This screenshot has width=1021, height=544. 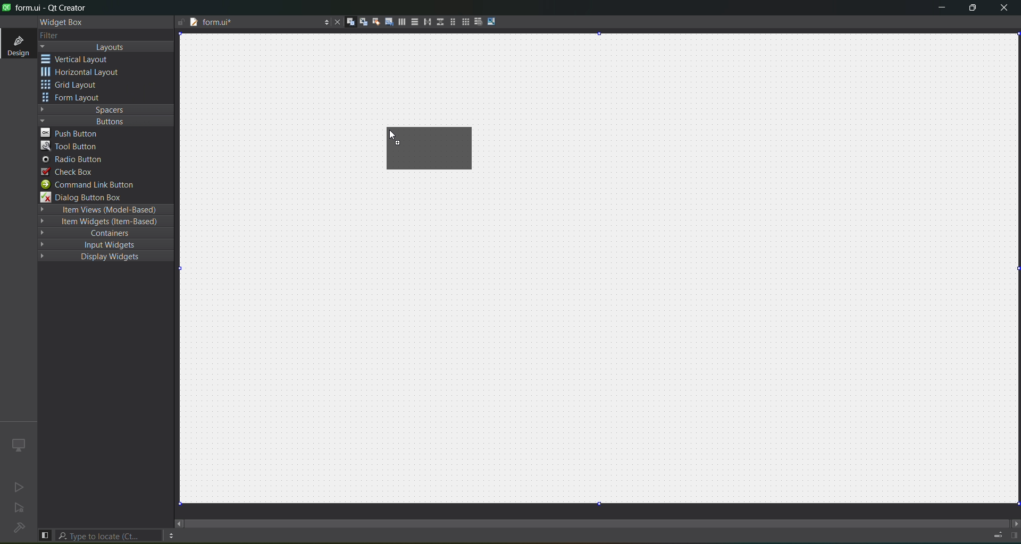 What do you see at coordinates (104, 121) in the screenshot?
I see `button` at bounding box center [104, 121].